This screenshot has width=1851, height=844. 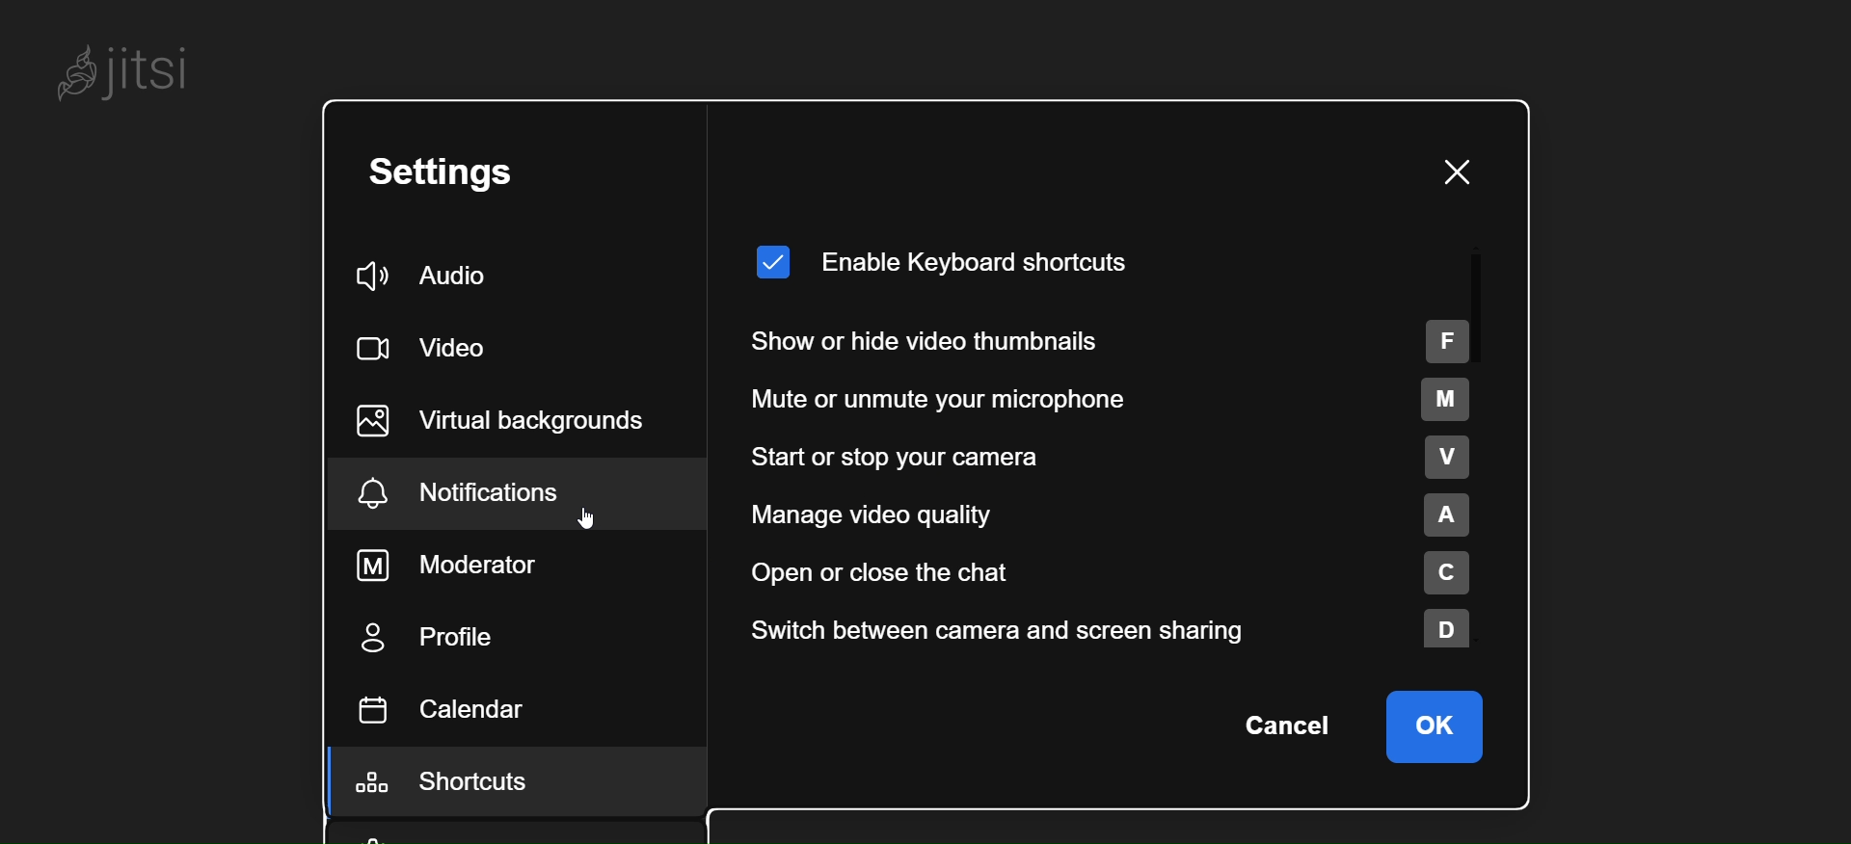 What do you see at coordinates (1290, 727) in the screenshot?
I see `cancel` at bounding box center [1290, 727].